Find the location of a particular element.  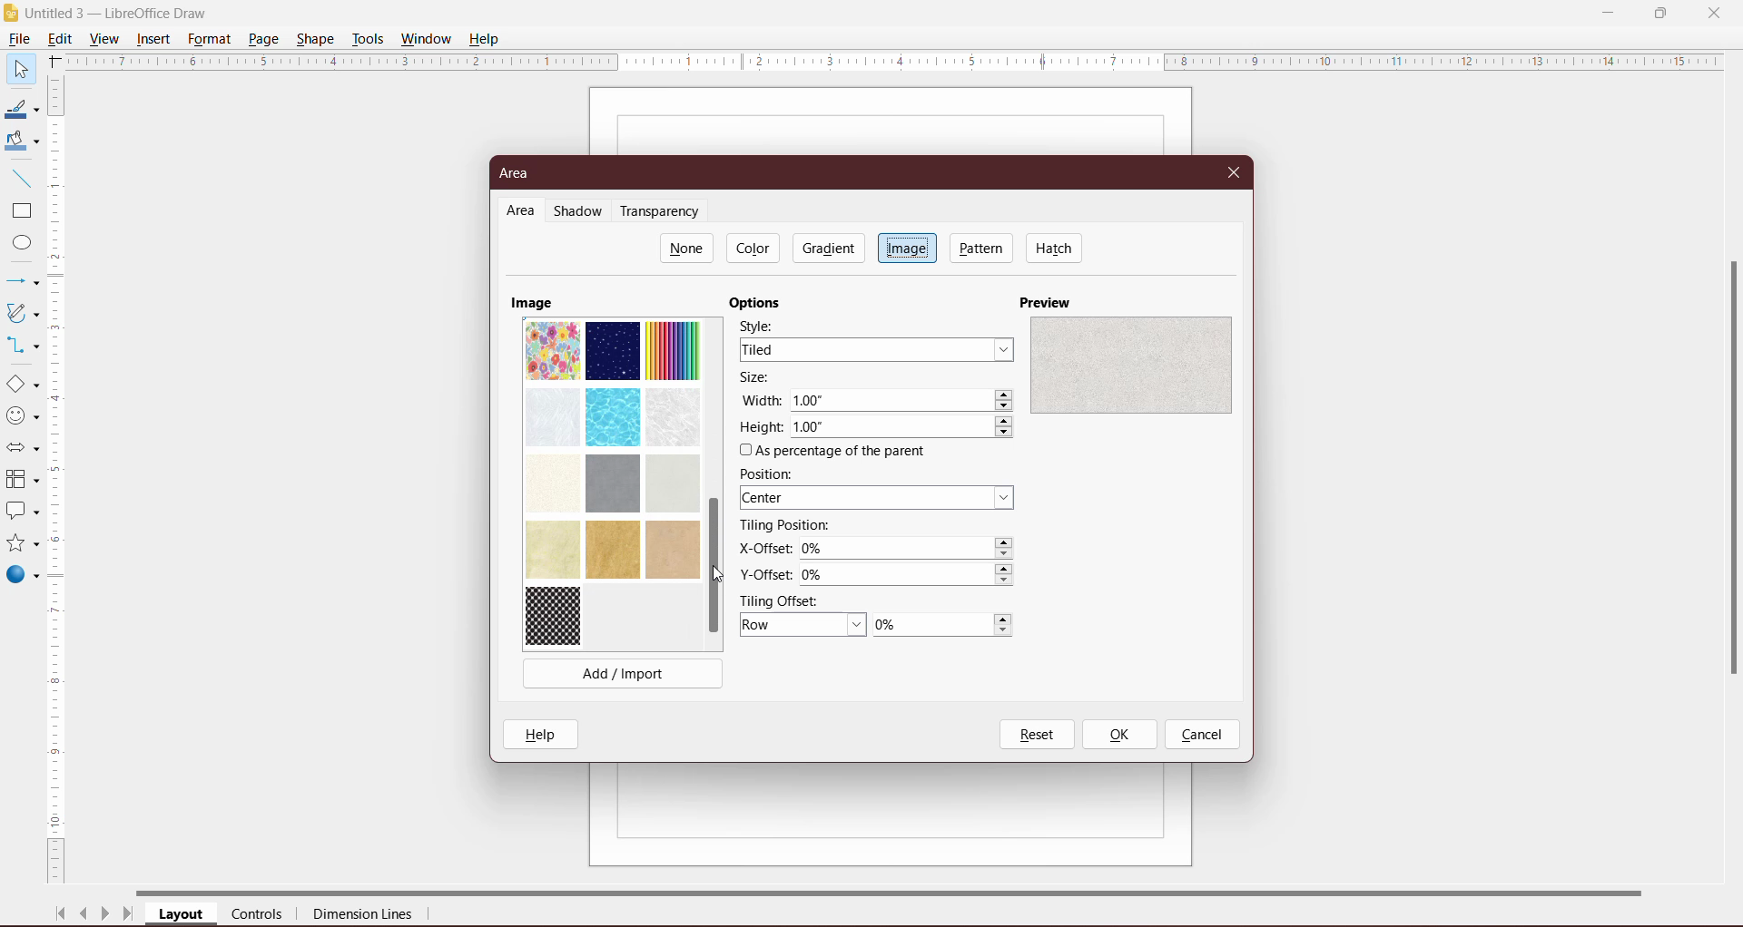

Gradient is located at coordinates (827, 248).